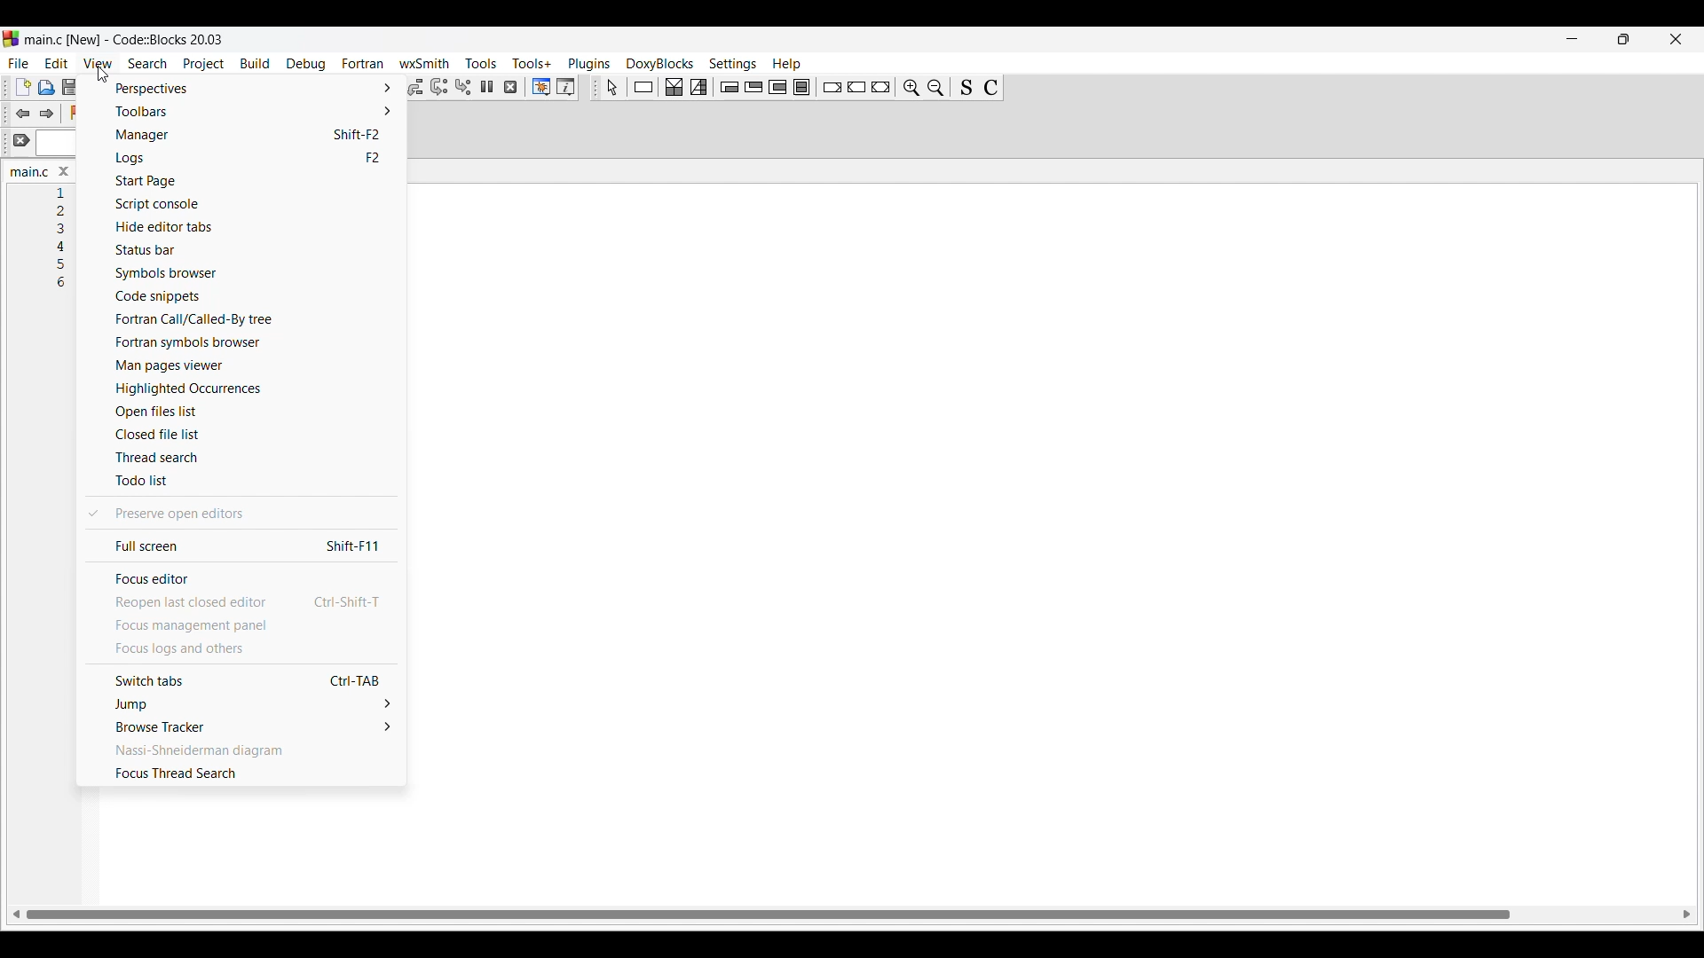 Image resolution: width=1704 pixels, height=958 pixels. What do you see at coordinates (305, 64) in the screenshot?
I see `Debug menu` at bounding box center [305, 64].